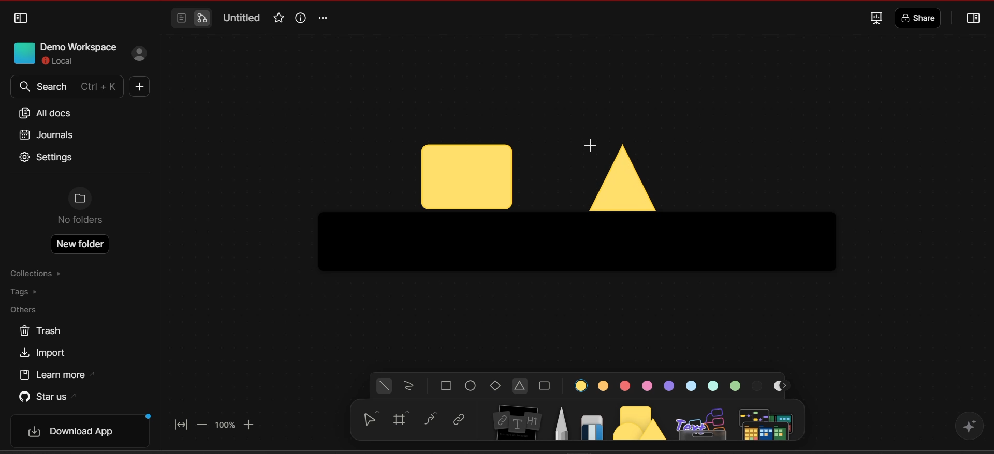 The image size is (994, 454). Describe the element at coordinates (47, 158) in the screenshot. I see `settings` at that location.